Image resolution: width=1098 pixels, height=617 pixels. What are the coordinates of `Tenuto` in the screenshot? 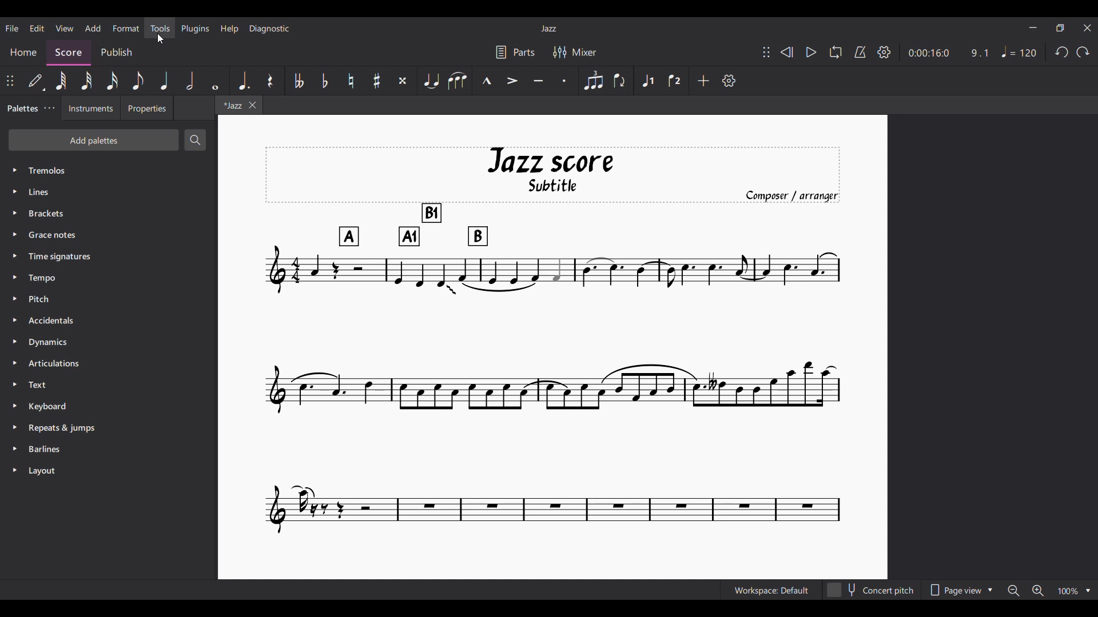 It's located at (539, 81).